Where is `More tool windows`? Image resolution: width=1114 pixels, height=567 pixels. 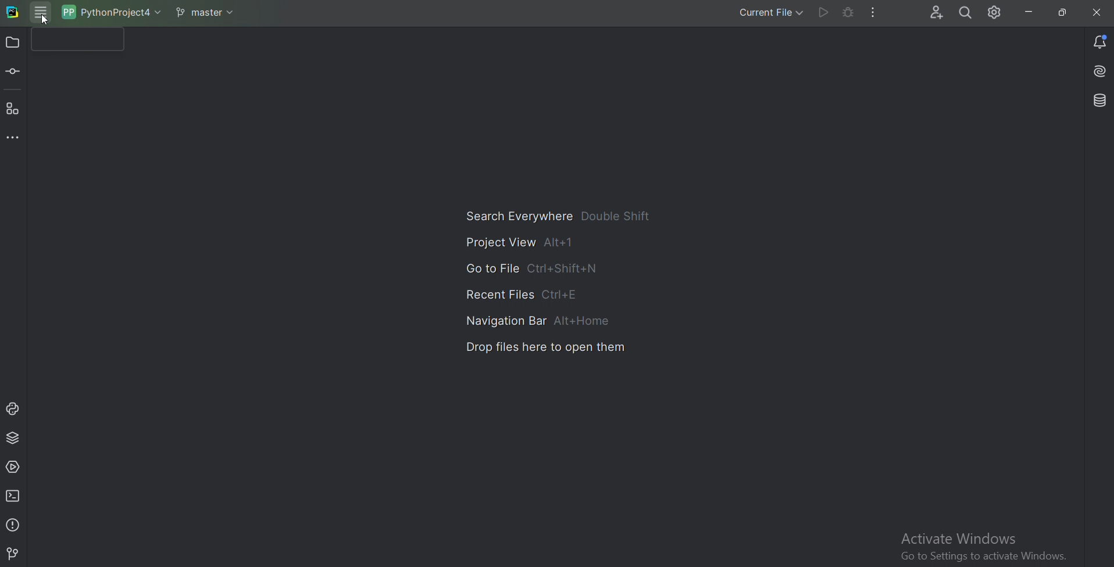 More tool windows is located at coordinates (16, 136).